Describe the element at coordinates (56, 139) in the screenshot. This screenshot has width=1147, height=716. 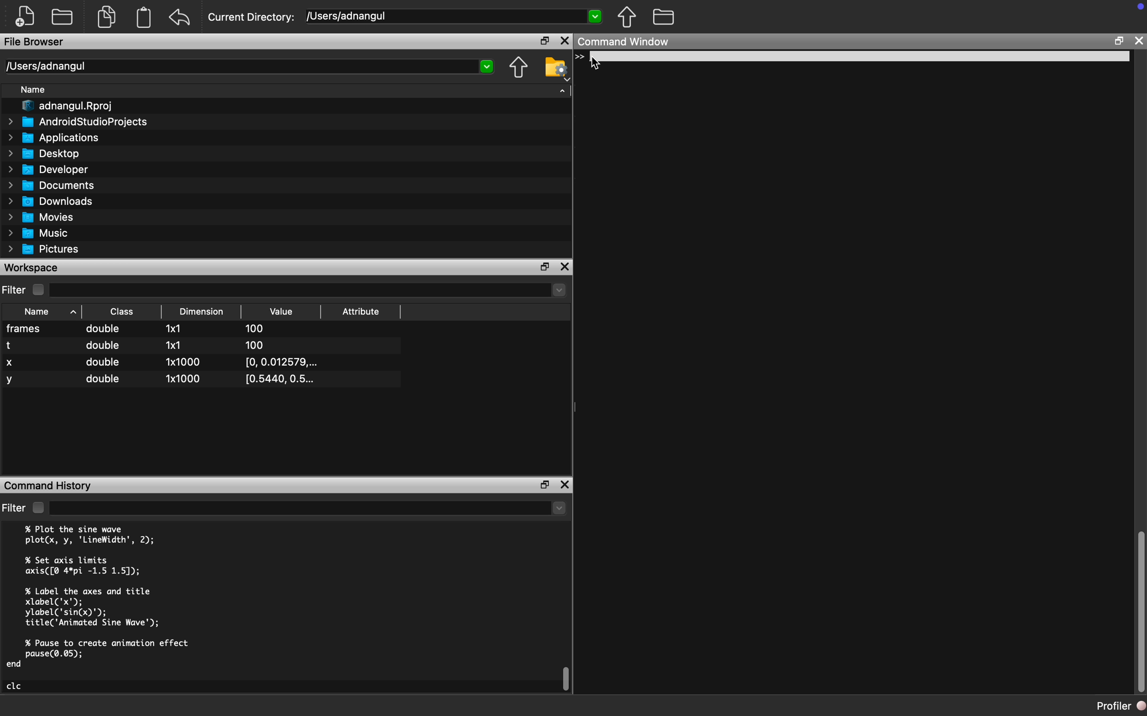
I see `Applications` at that location.